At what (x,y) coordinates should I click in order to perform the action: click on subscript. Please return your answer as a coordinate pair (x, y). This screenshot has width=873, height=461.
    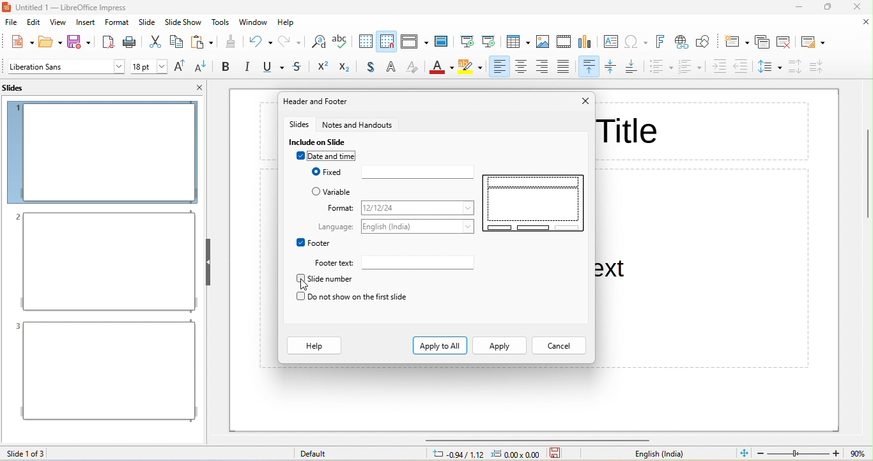
    Looking at the image, I should click on (348, 68).